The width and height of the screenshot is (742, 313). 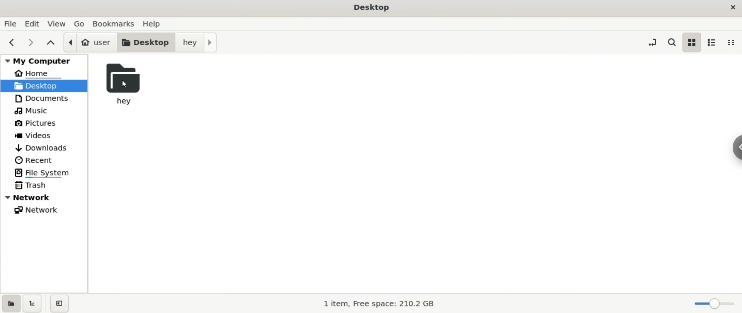 What do you see at coordinates (710, 41) in the screenshot?
I see `list view` at bounding box center [710, 41].